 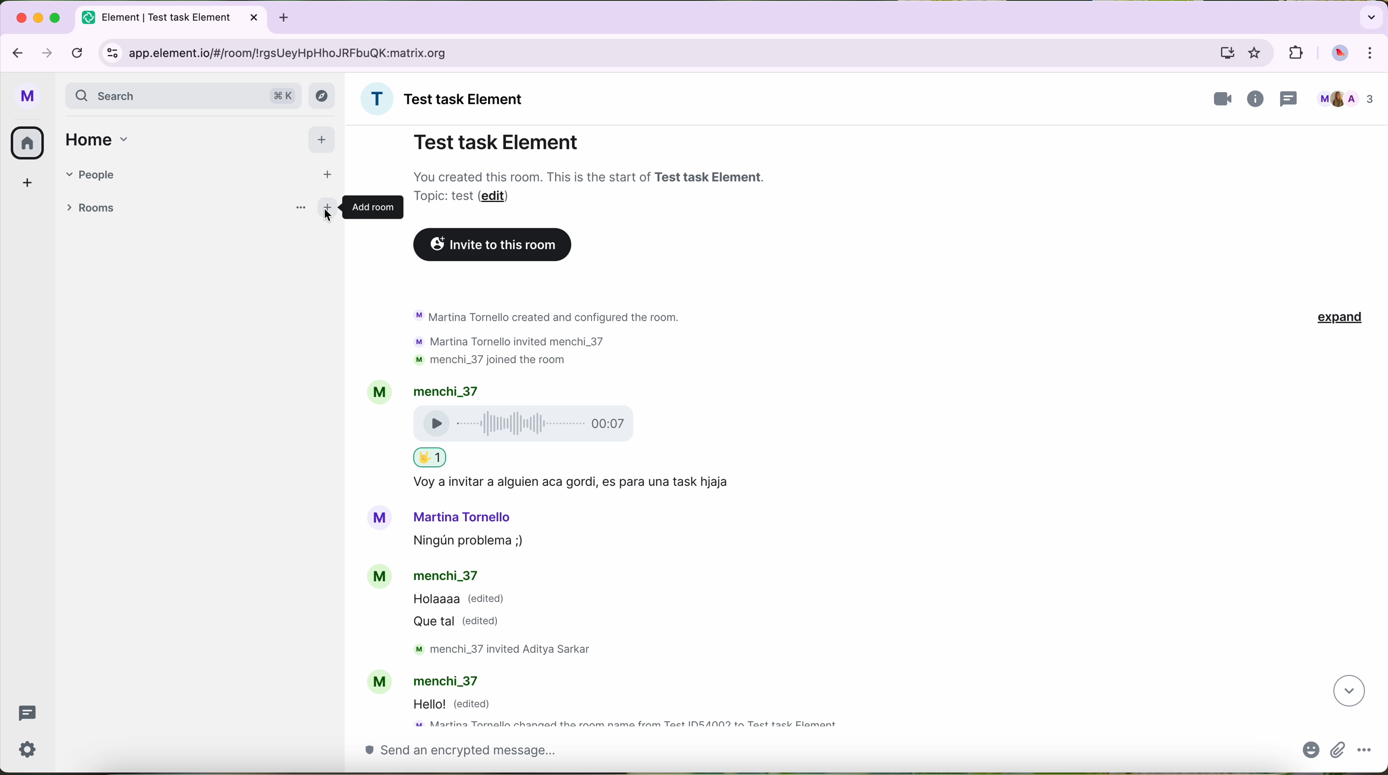 What do you see at coordinates (288, 17) in the screenshot?
I see `new tabb` at bounding box center [288, 17].